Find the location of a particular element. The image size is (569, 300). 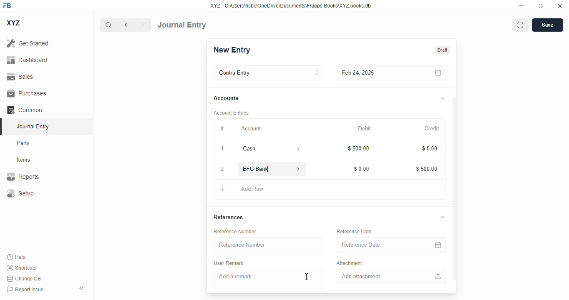

calendar icon is located at coordinates (436, 73).